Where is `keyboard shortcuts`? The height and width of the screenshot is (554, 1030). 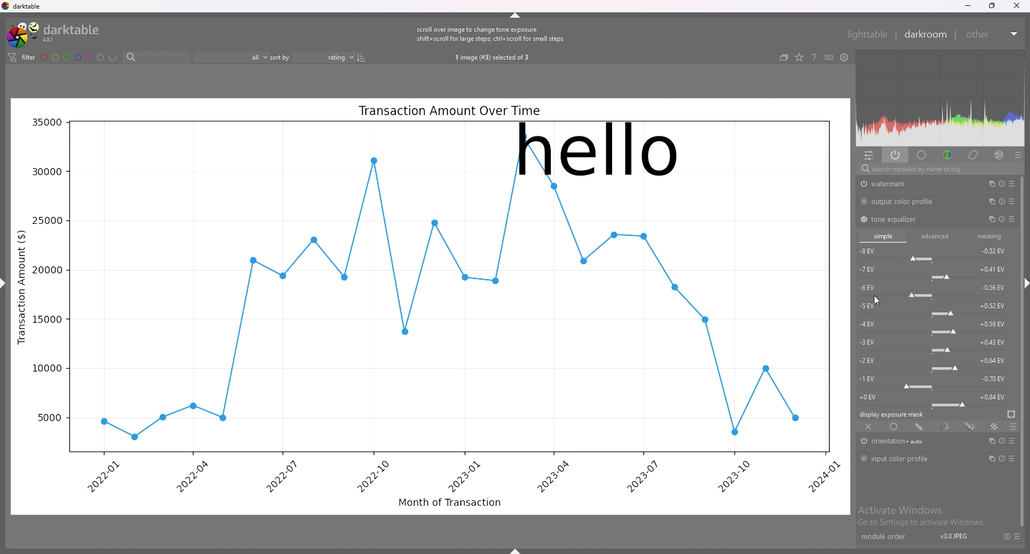 keyboard shortcuts is located at coordinates (829, 57).